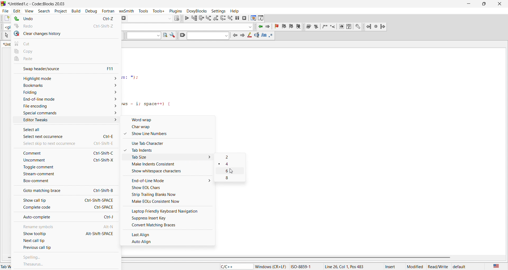 The height and width of the screenshot is (270, 508). Describe the element at coordinates (64, 113) in the screenshot. I see `special commands ` at that location.